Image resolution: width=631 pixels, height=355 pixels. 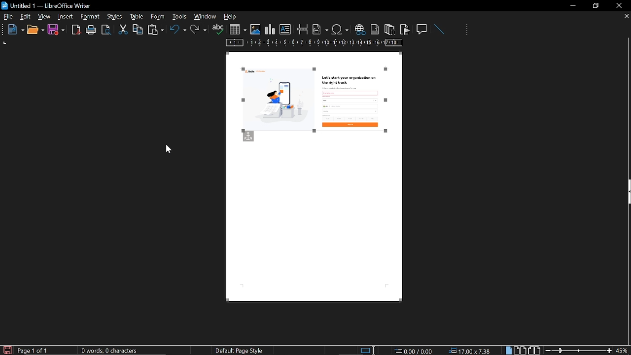 What do you see at coordinates (415, 350) in the screenshot?
I see `0.00 / 0.00` at bounding box center [415, 350].